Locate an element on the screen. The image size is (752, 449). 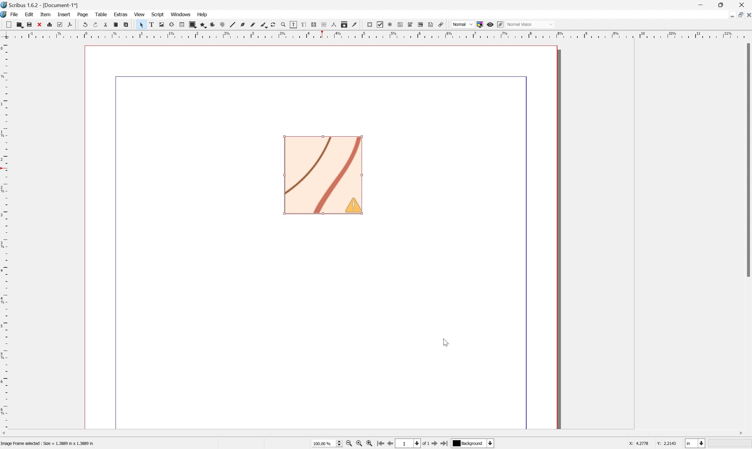
Preview mode is located at coordinates (490, 25).